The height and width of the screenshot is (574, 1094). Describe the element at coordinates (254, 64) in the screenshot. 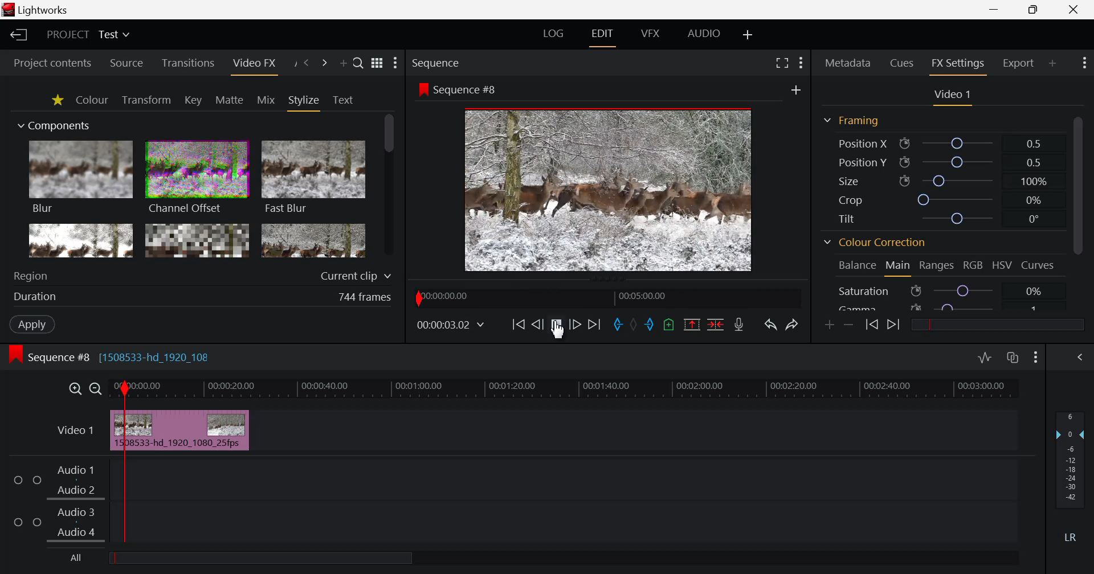

I see `Video FX` at that location.